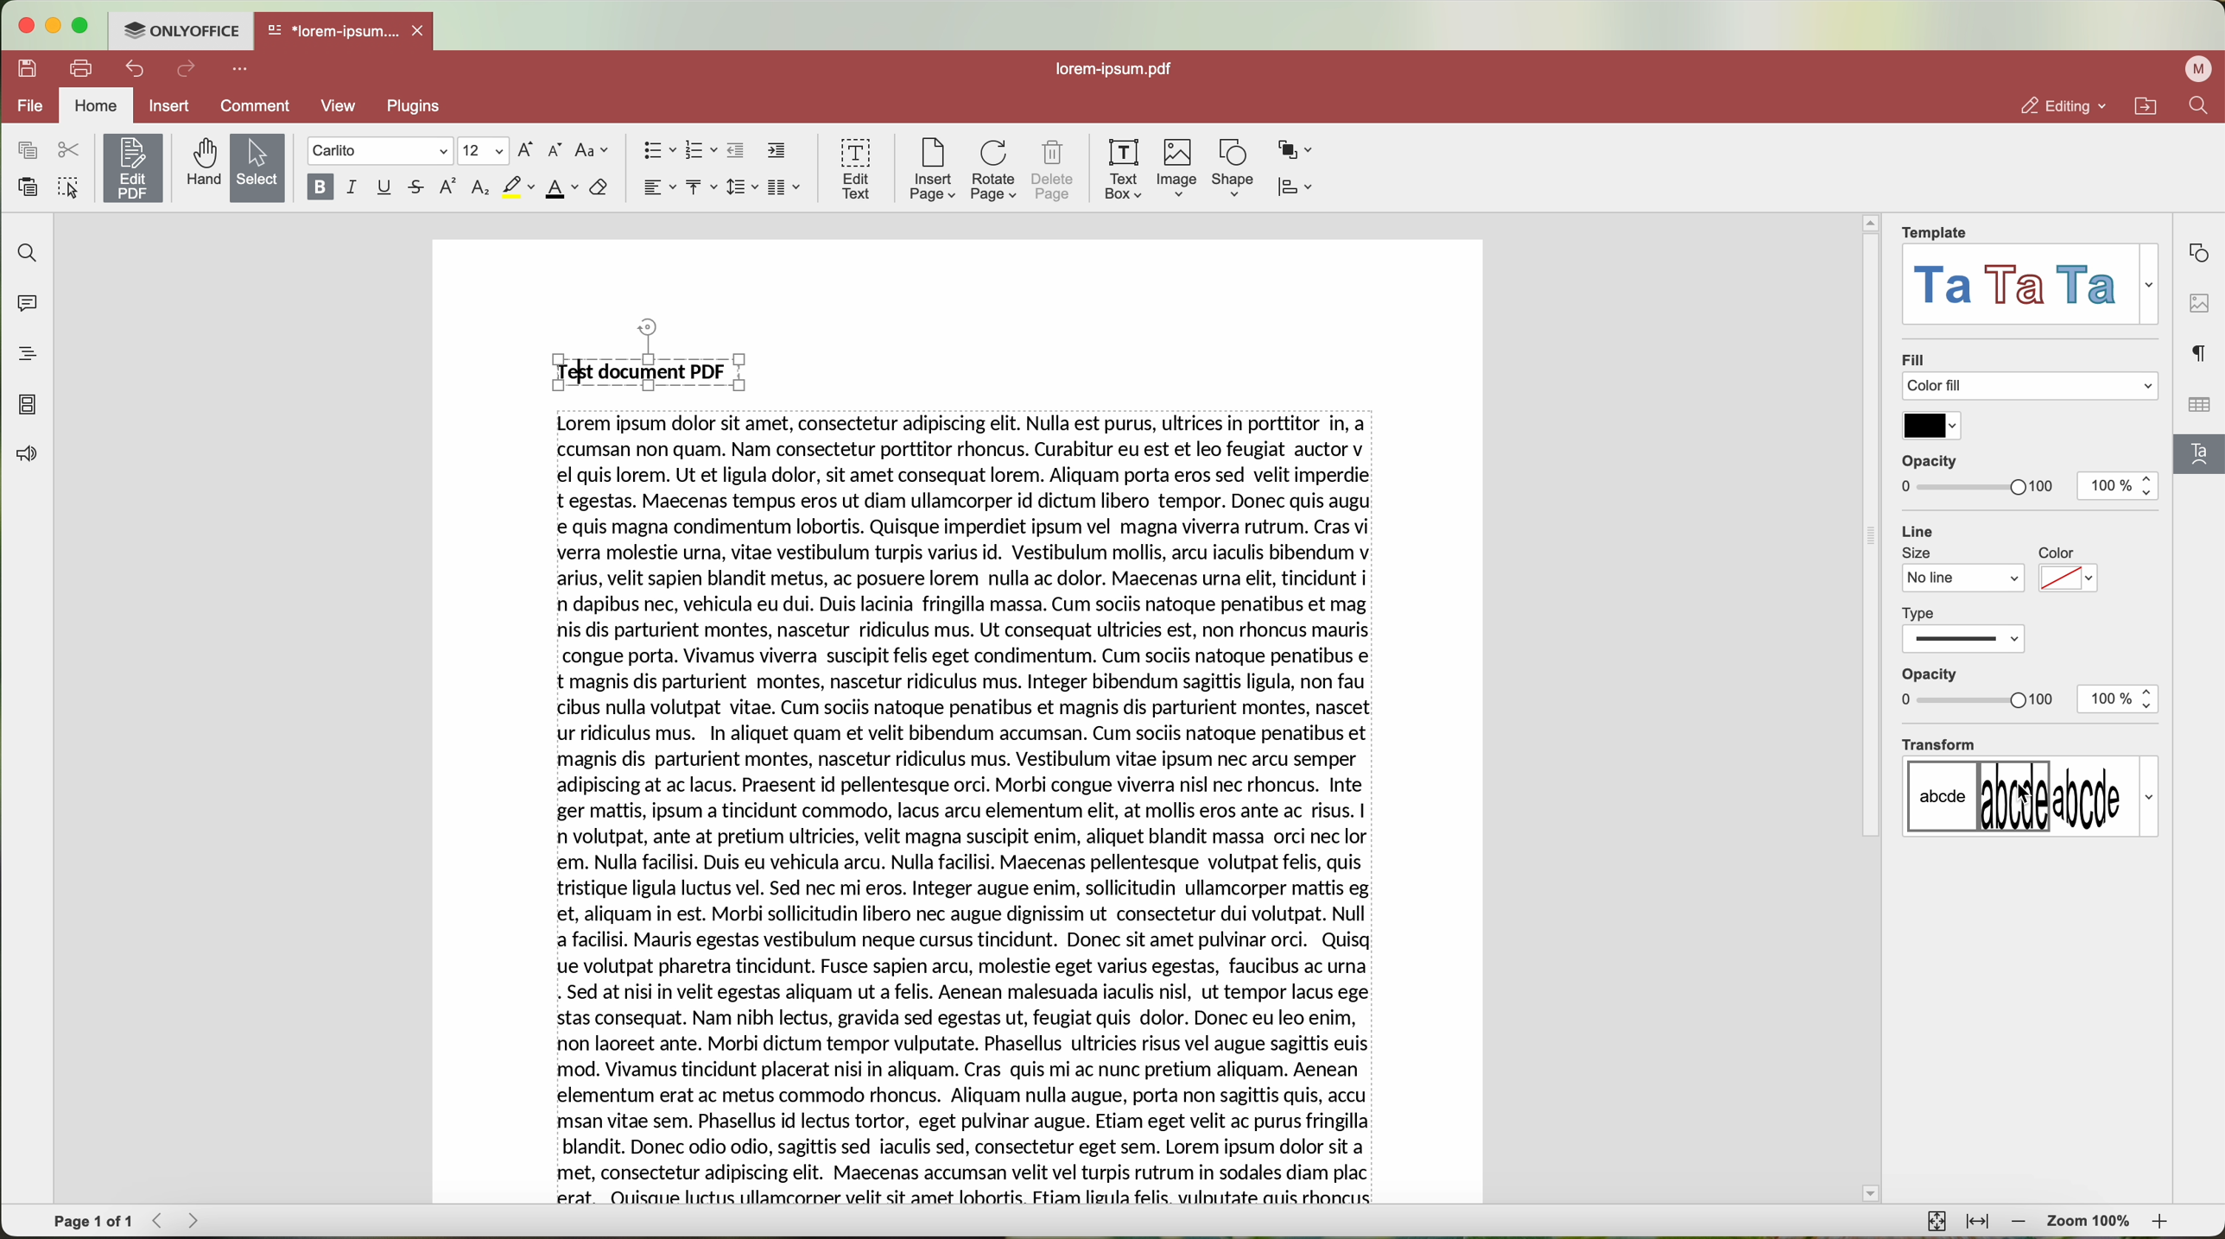 The width and height of the screenshot is (2225, 1239). Describe the element at coordinates (419, 188) in the screenshot. I see `strikeout` at that location.